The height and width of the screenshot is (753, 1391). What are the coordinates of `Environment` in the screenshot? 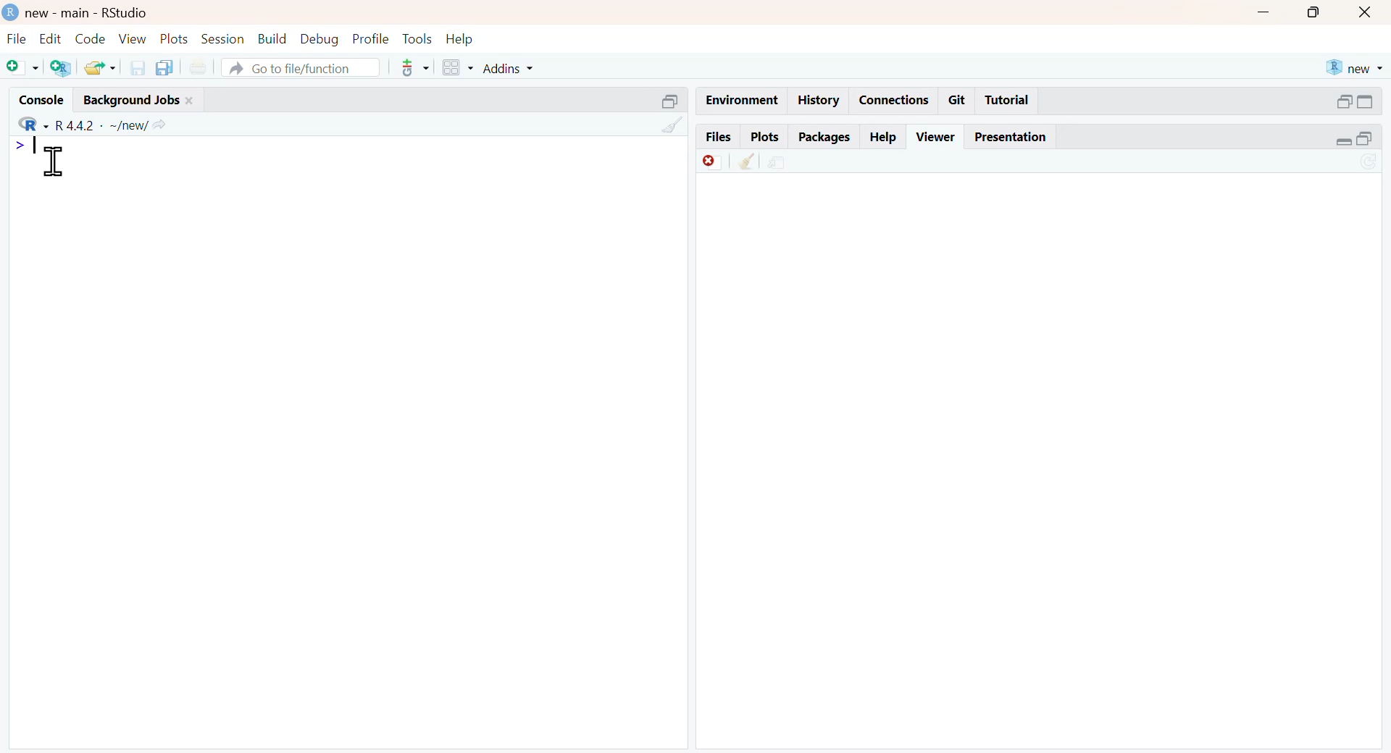 It's located at (742, 101).